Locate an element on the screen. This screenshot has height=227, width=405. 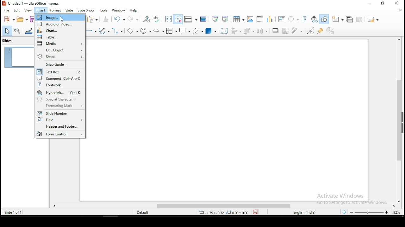
display views is located at coordinates (191, 19).